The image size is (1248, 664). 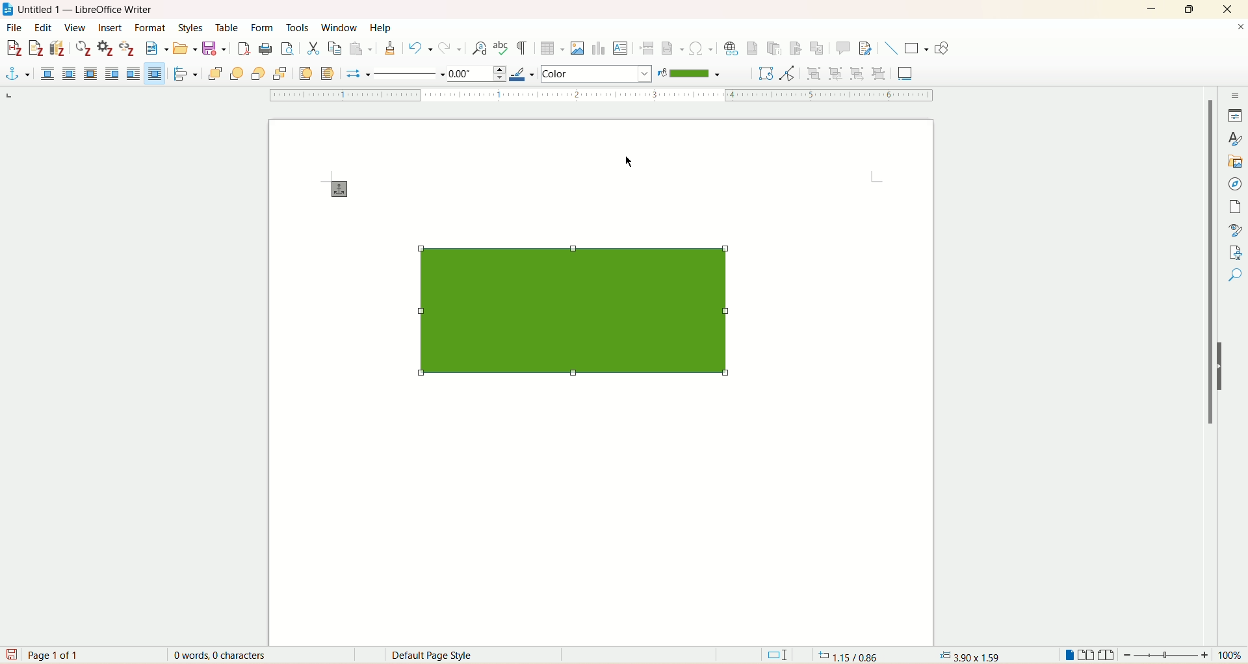 I want to click on insert caption, so click(x=906, y=73).